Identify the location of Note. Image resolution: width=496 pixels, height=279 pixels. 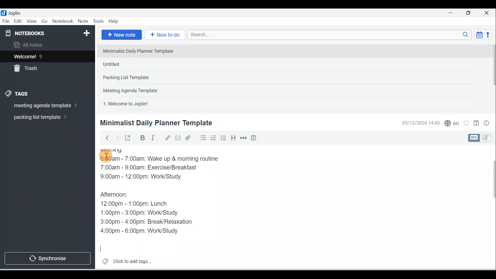
(82, 21).